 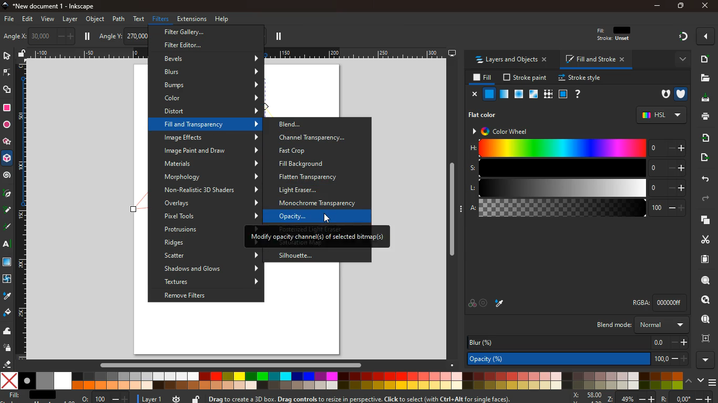 What do you see at coordinates (6, 124) in the screenshot?
I see `circle` at bounding box center [6, 124].